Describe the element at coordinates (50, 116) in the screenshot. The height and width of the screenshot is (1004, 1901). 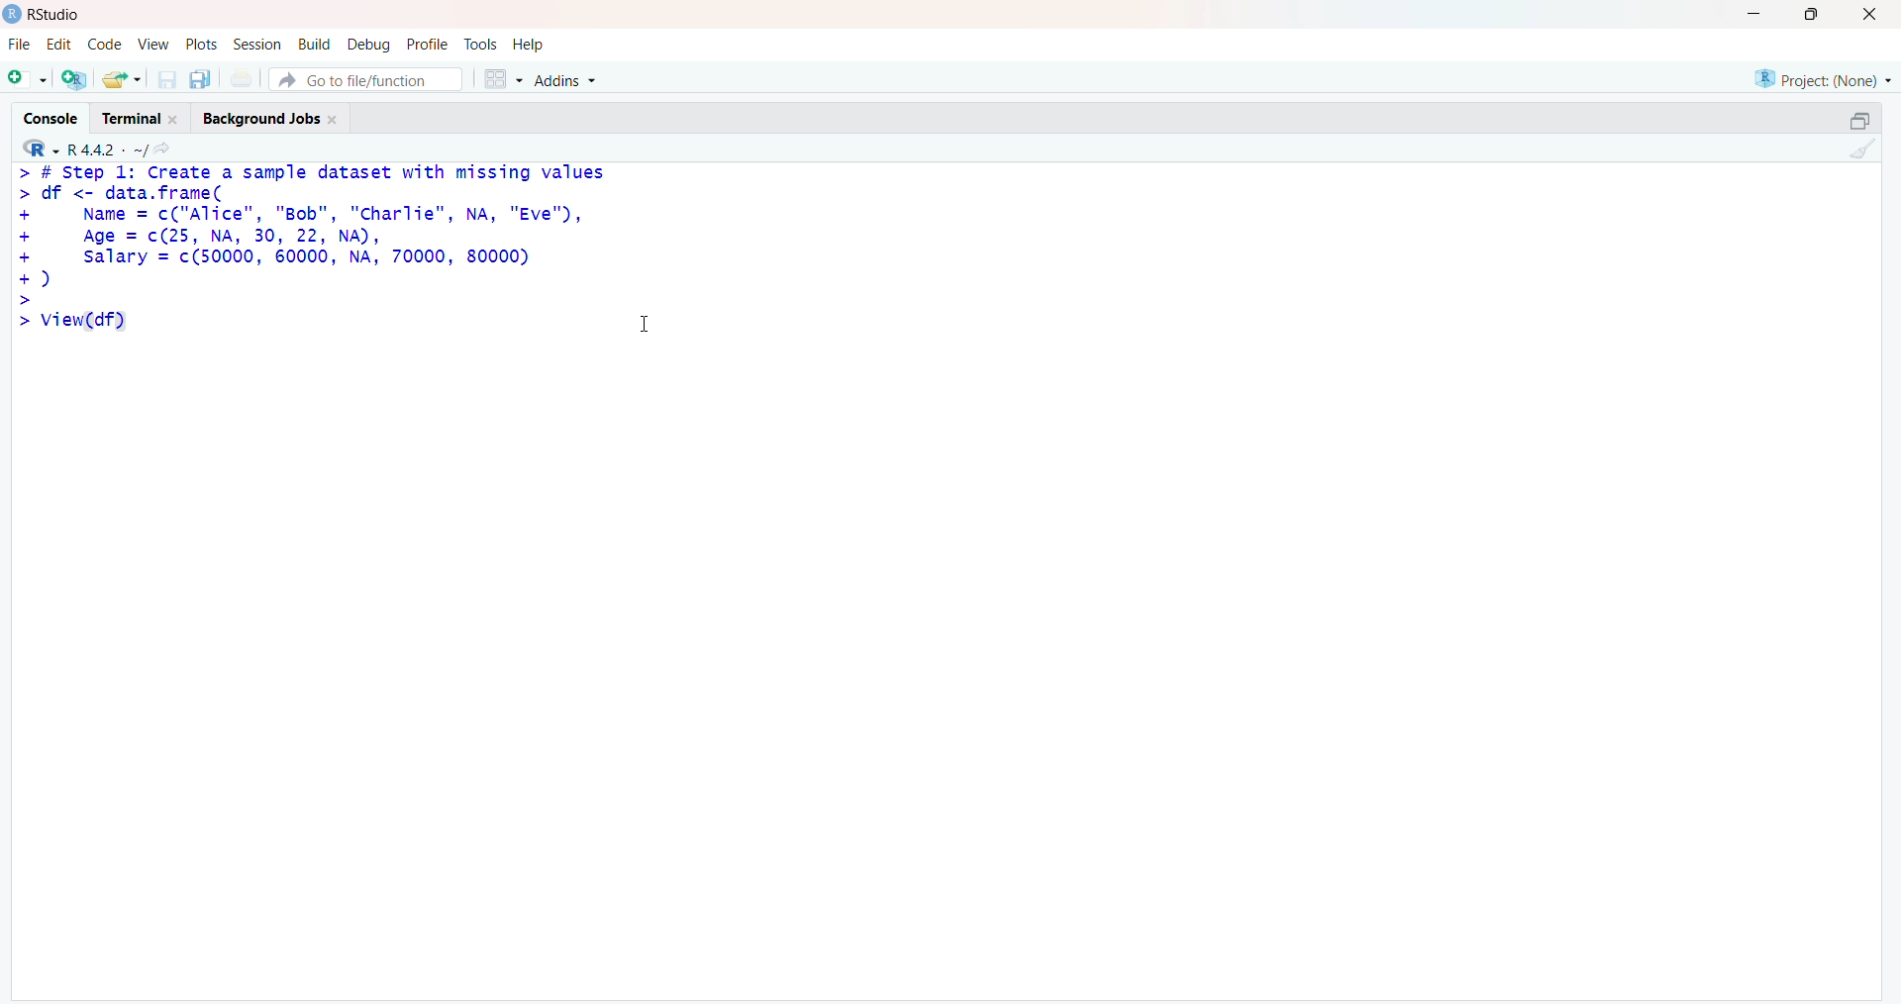
I see `Console` at that location.